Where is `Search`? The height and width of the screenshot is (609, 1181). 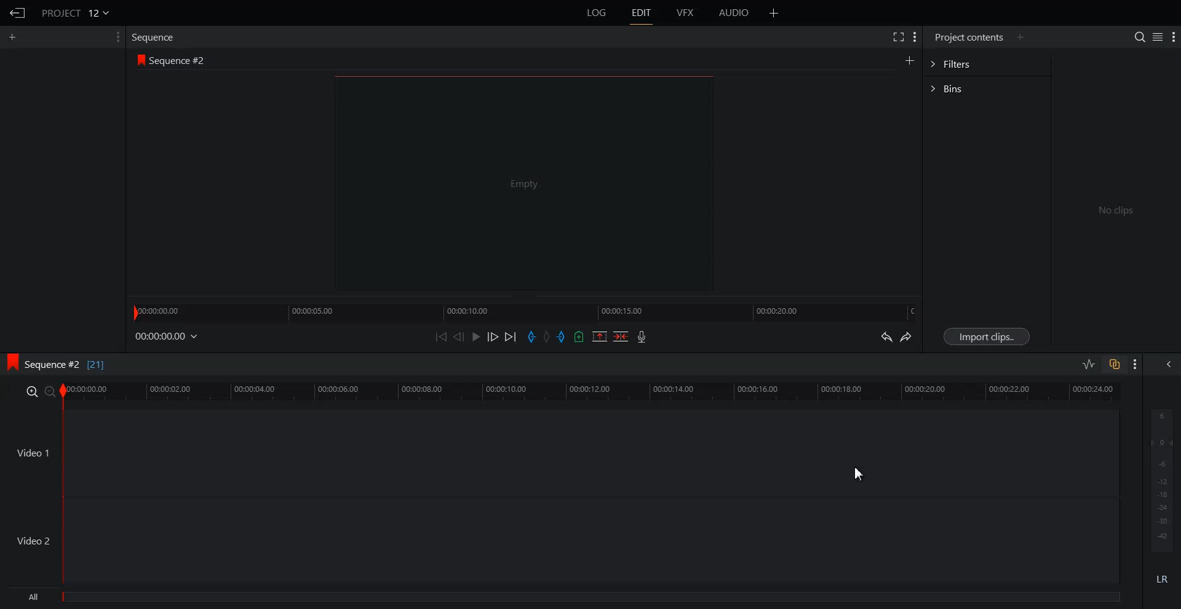 Search is located at coordinates (1134, 36).